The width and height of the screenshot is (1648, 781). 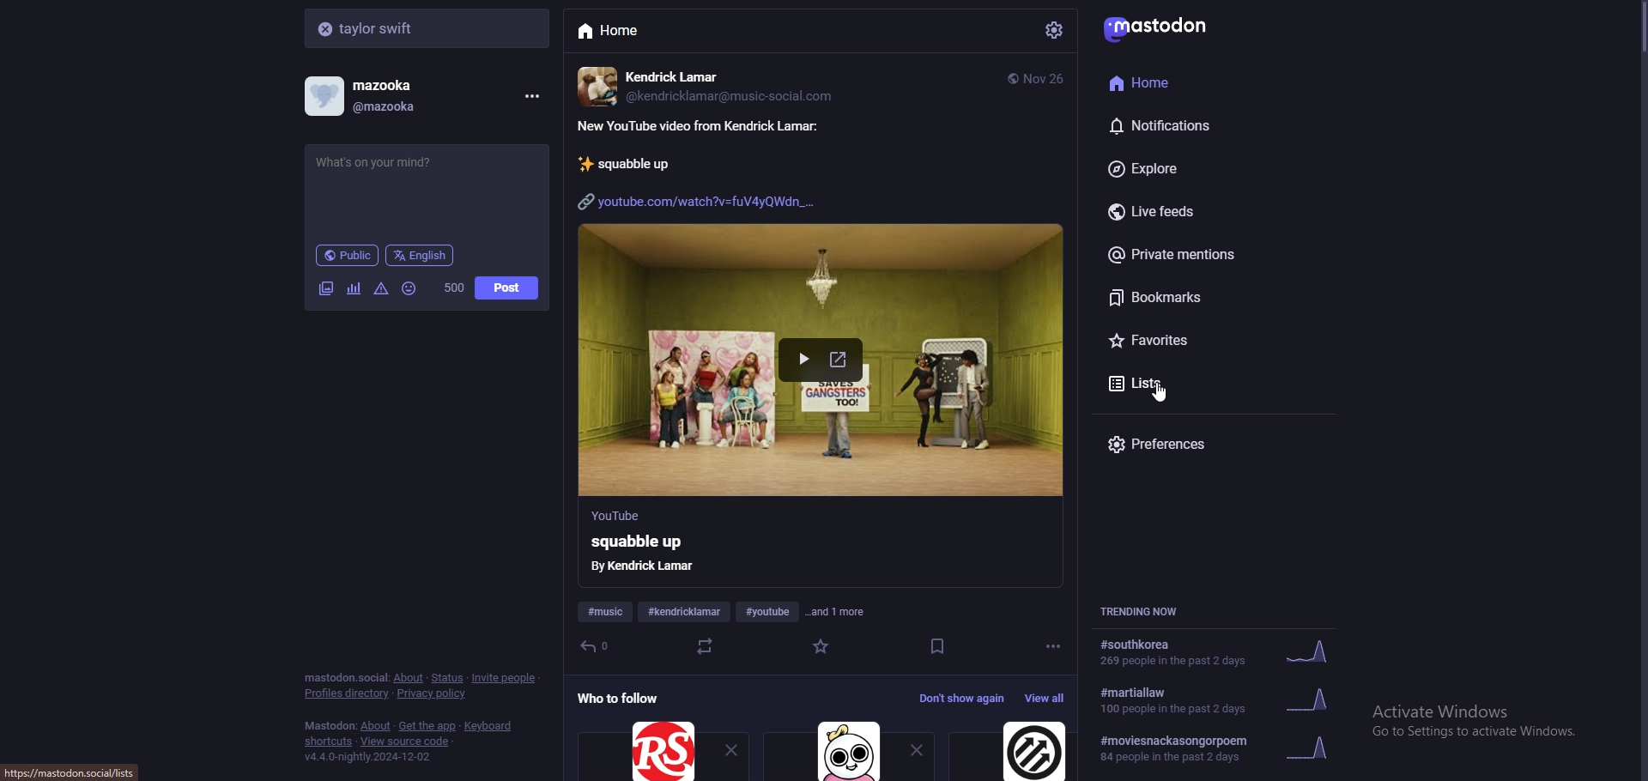 I want to click on home, so click(x=1193, y=82).